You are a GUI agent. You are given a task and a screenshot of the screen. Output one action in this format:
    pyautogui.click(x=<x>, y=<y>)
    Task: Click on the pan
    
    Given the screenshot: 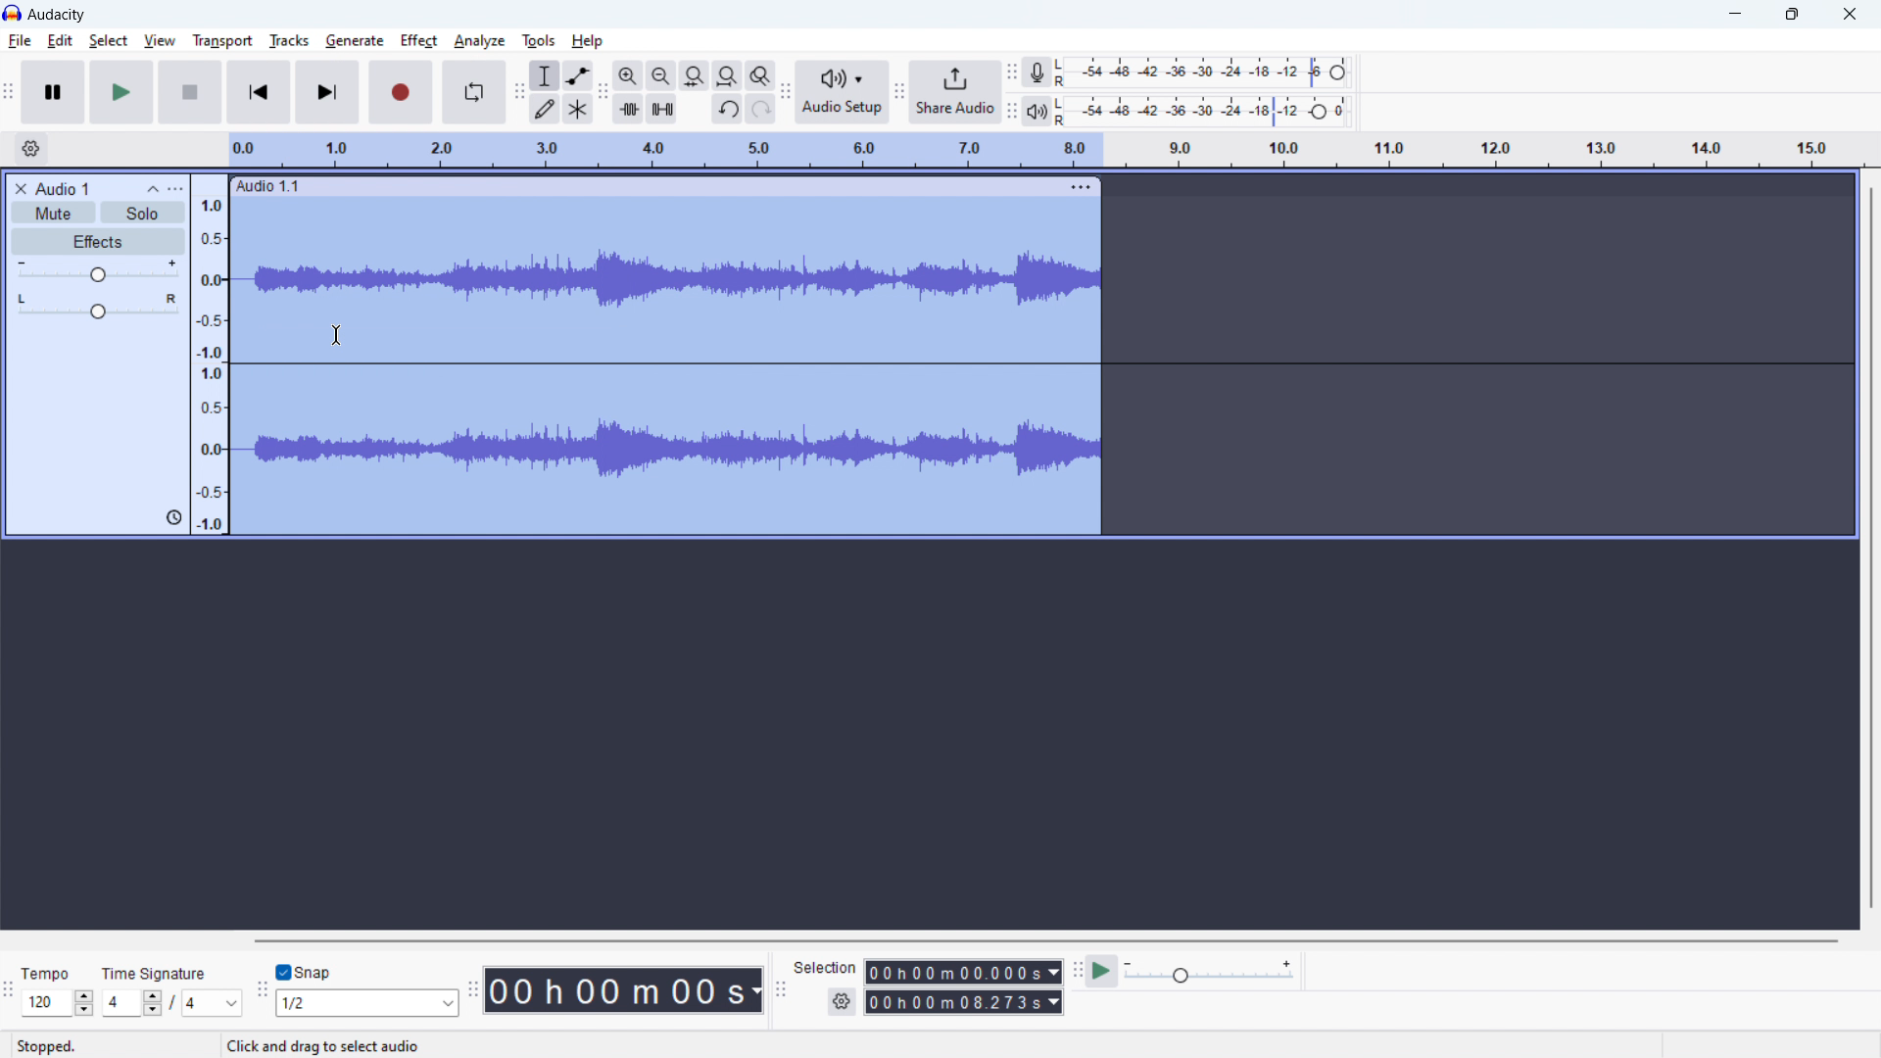 What is the action you would take?
    pyautogui.click(x=98, y=307)
    